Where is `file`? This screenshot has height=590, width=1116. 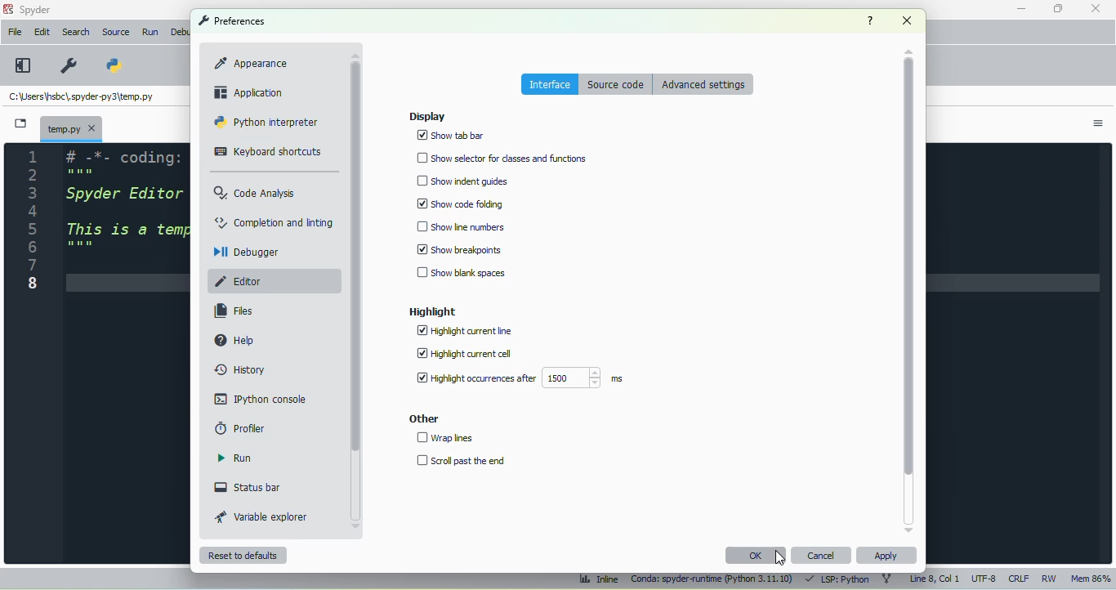
file is located at coordinates (16, 32).